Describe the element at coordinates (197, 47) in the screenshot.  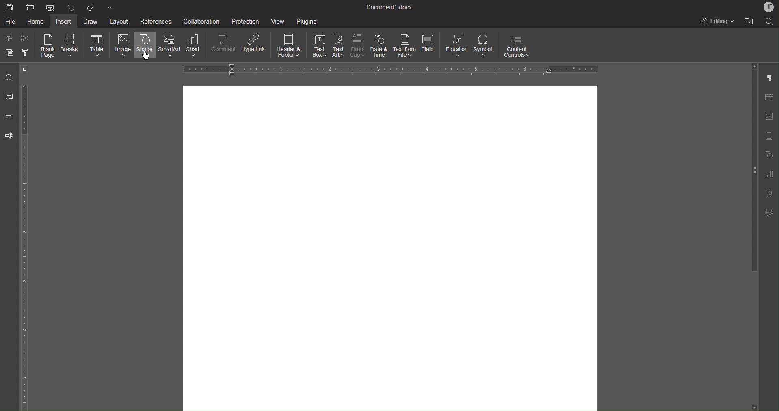
I see `Chart` at that location.